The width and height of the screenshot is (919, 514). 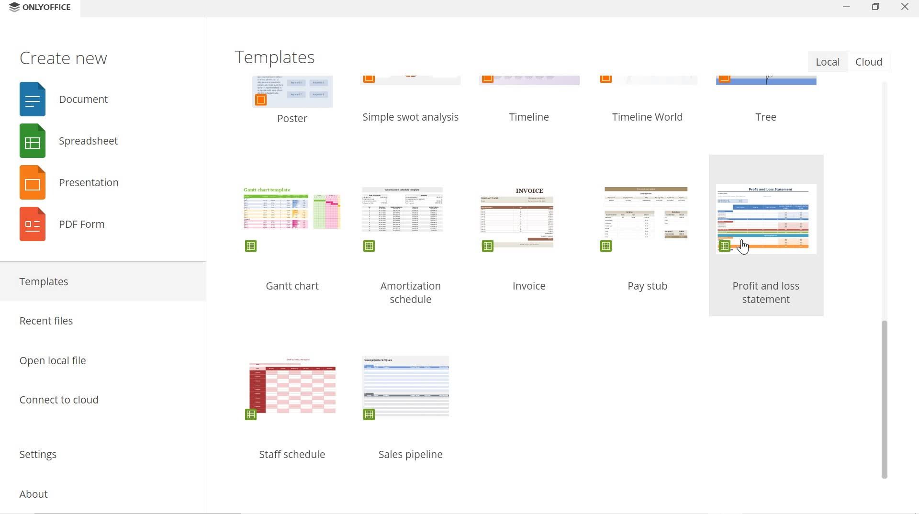 I want to click on DOCUMENT, so click(x=67, y=100).